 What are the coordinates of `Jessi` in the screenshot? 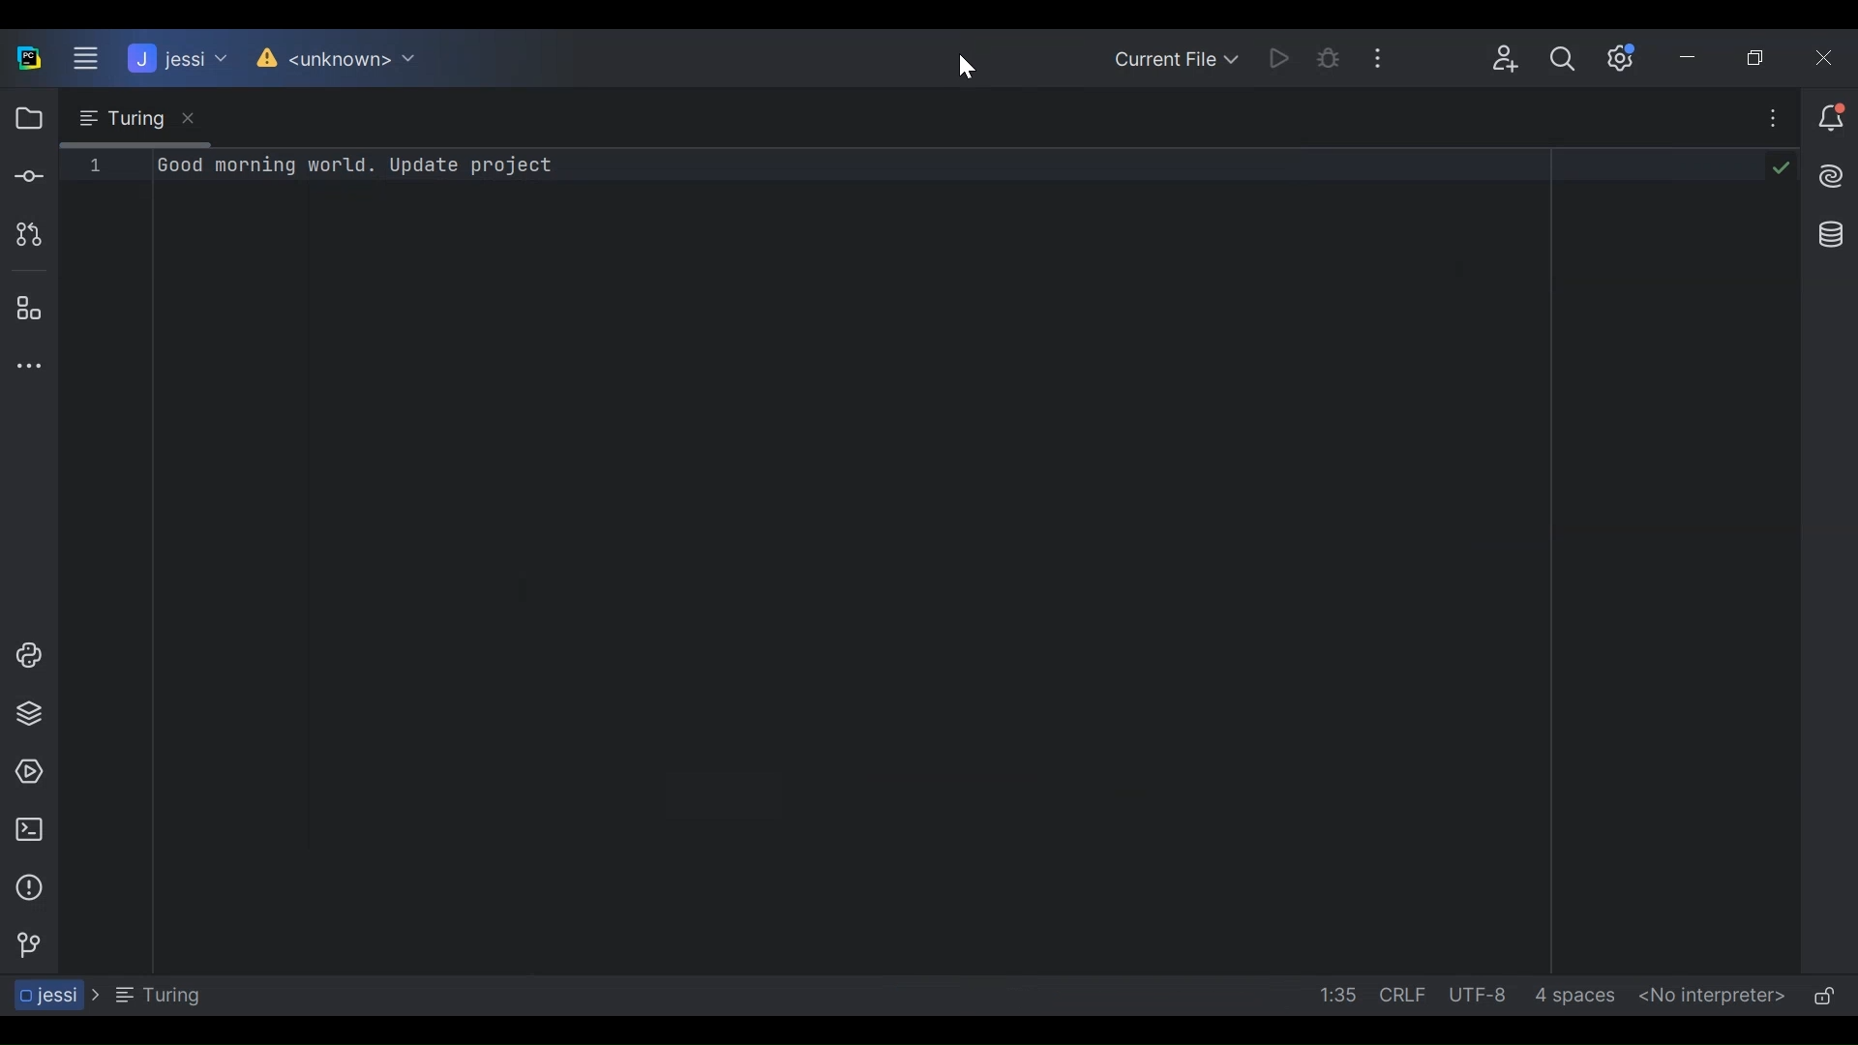 It's located at (173, 58).